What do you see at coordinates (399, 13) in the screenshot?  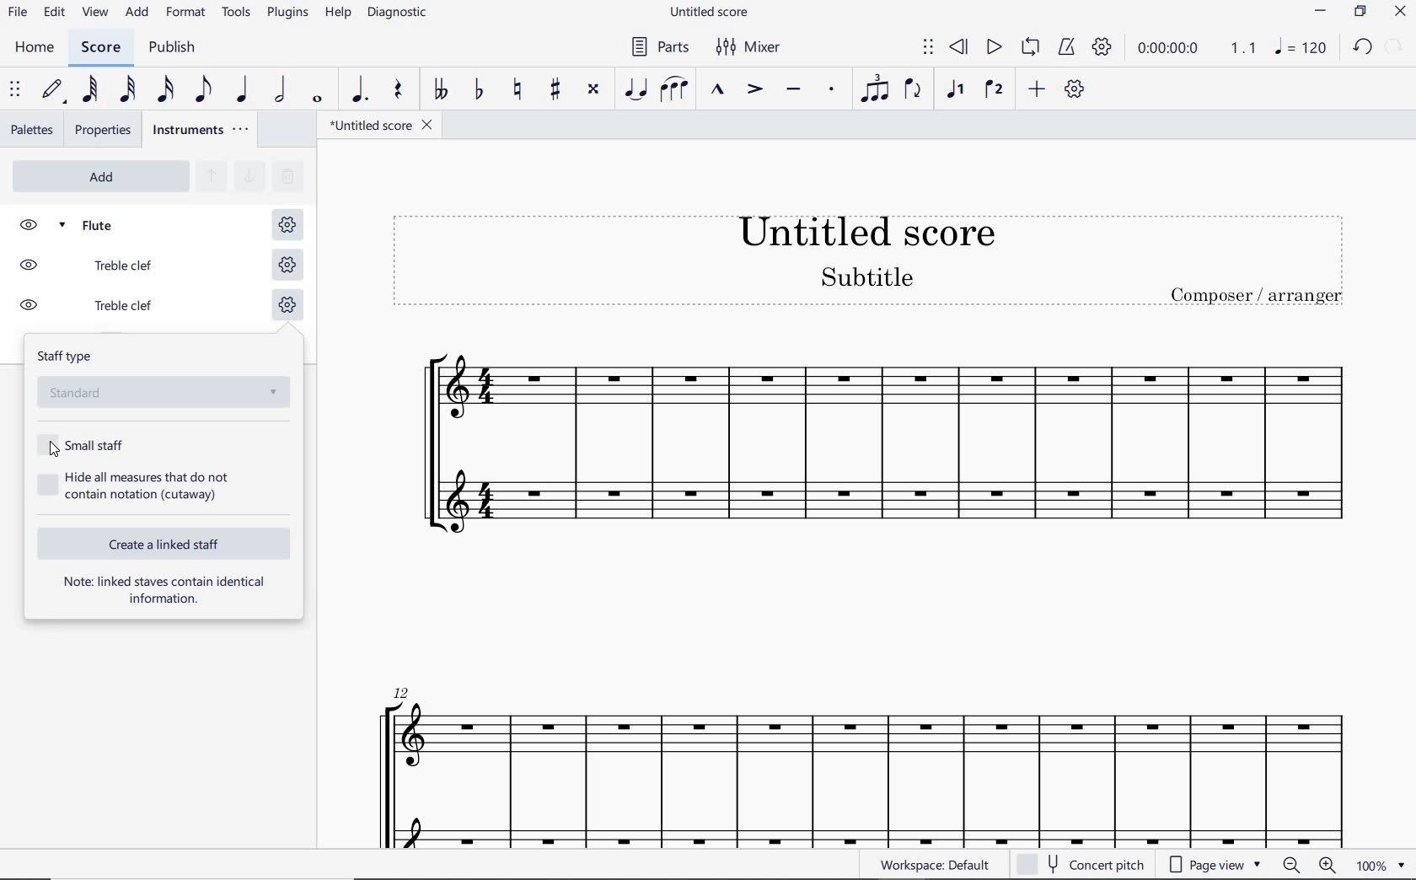 I see `DIAGNOSTIC` at bounding box center [399, 13].